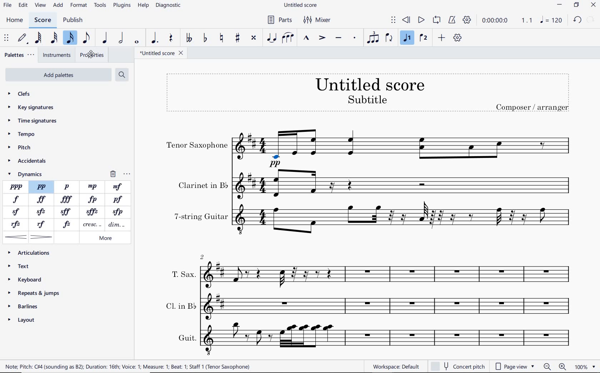  I want to click on FFF(FORTISSISSIMO), so click(67, 200).